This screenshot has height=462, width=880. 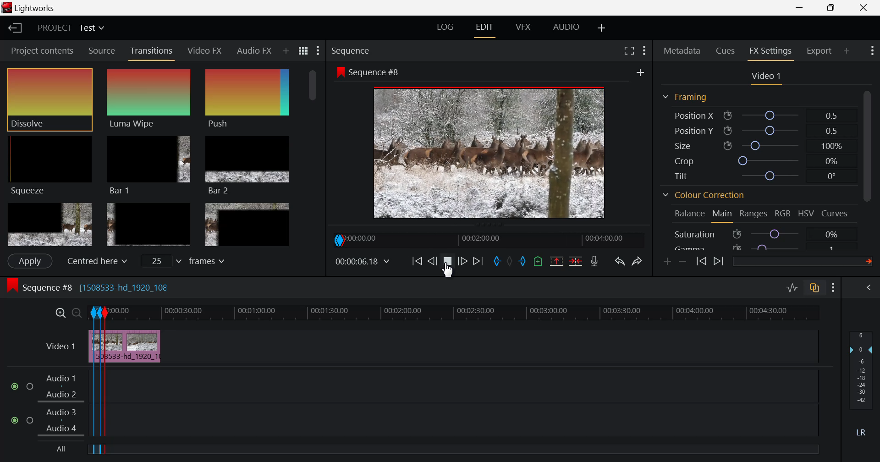 What do you see at coordinates (49, 99) in the screenshot?
I see `Dissolve Effect` at bounding box center [49, 99].